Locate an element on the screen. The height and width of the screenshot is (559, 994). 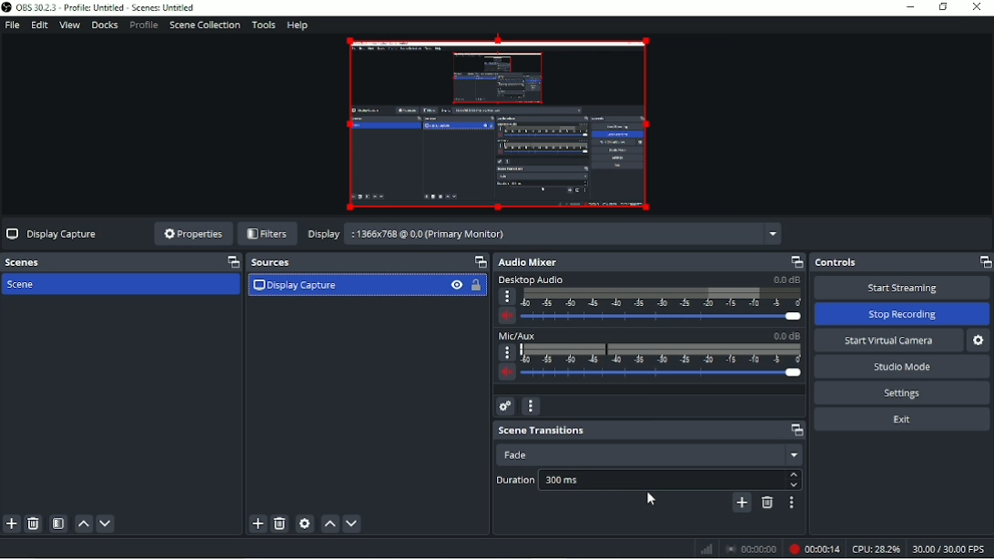
Add source is located at coordinates (259, 524).